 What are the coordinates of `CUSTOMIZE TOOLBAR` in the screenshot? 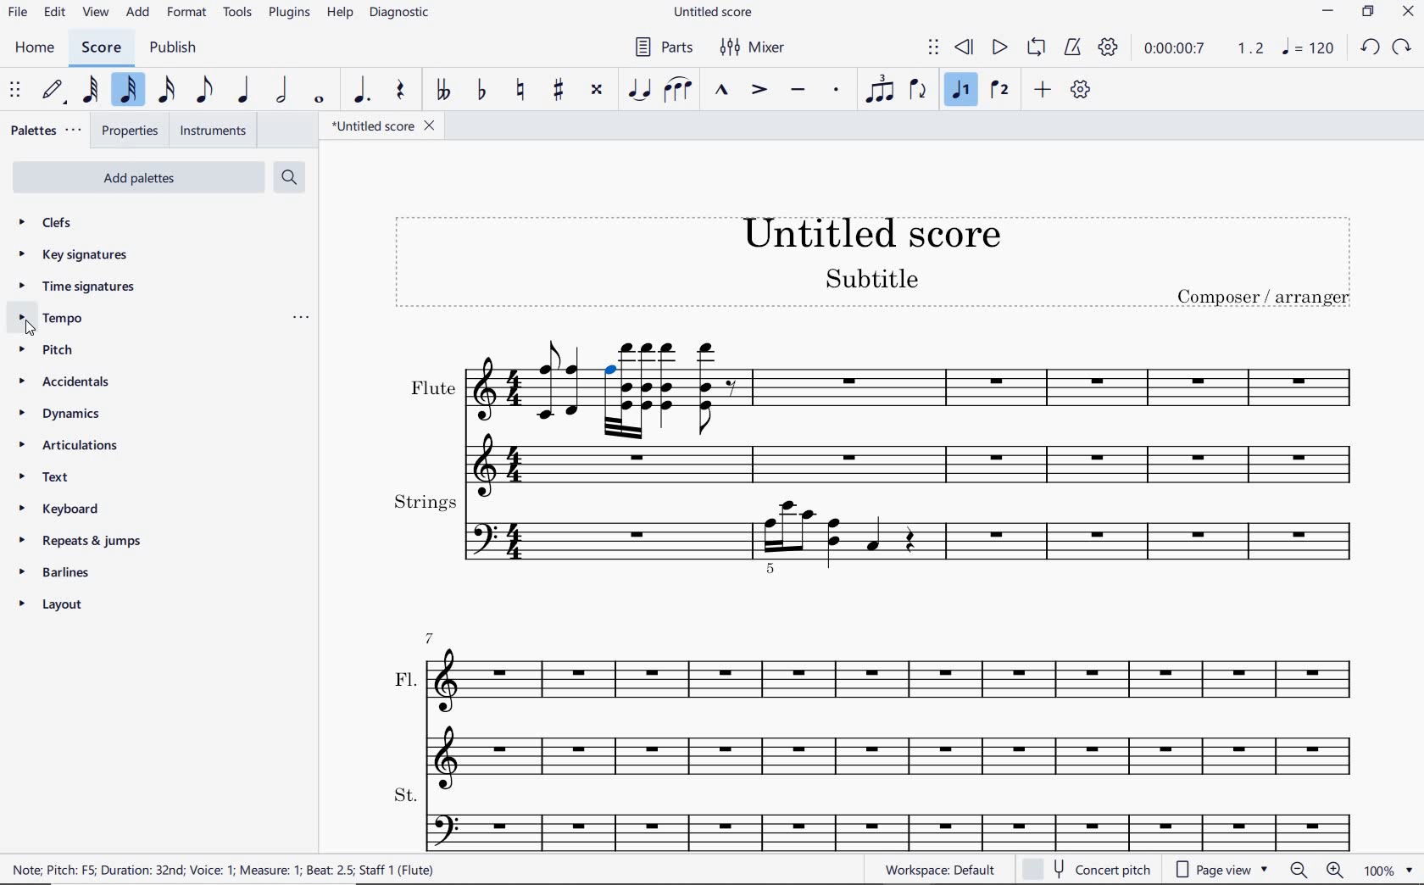 It's located at (1082, 92).